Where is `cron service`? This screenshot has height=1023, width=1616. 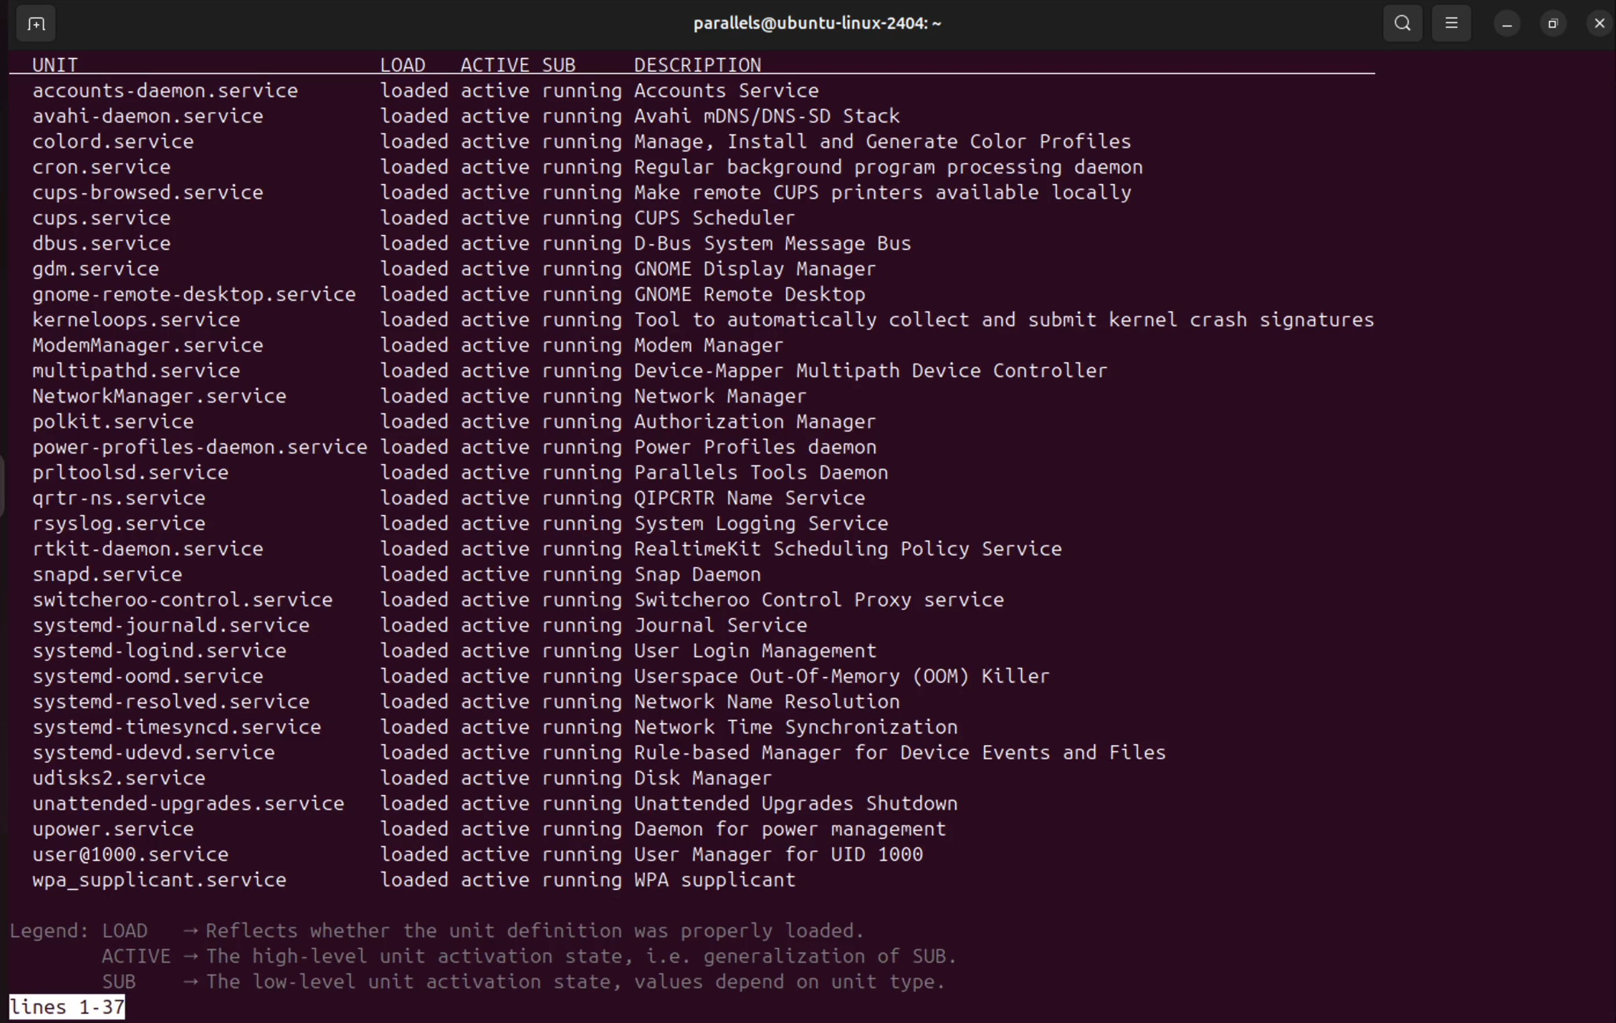
cron service is located at coordinates (130, 170).